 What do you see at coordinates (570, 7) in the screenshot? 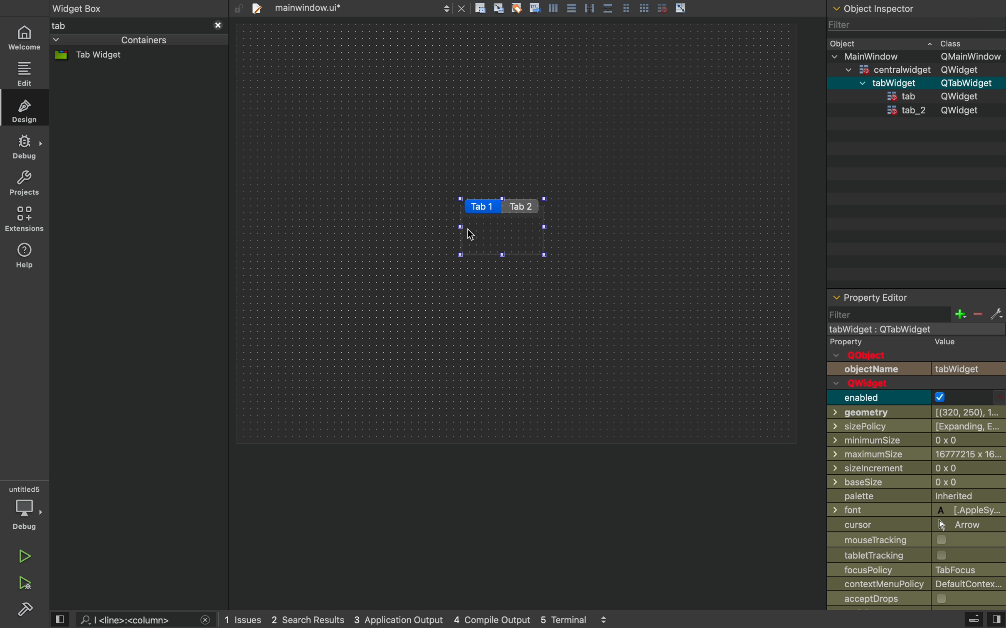
I see `align center` at bounding box center [570, 7].